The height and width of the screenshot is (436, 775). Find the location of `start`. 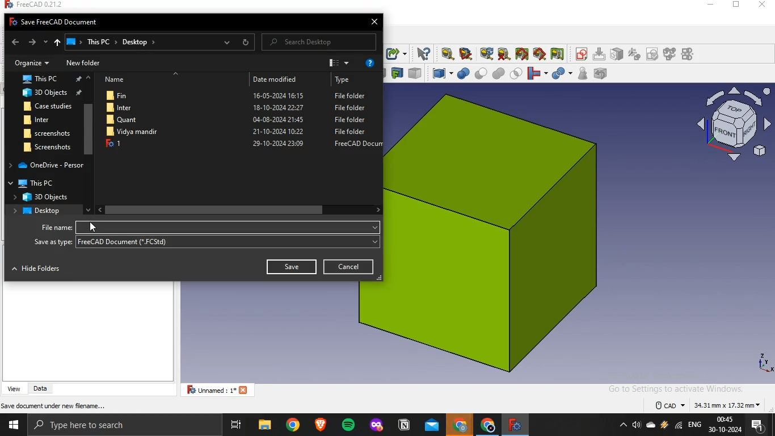

start is located at coordinates (11, 426).